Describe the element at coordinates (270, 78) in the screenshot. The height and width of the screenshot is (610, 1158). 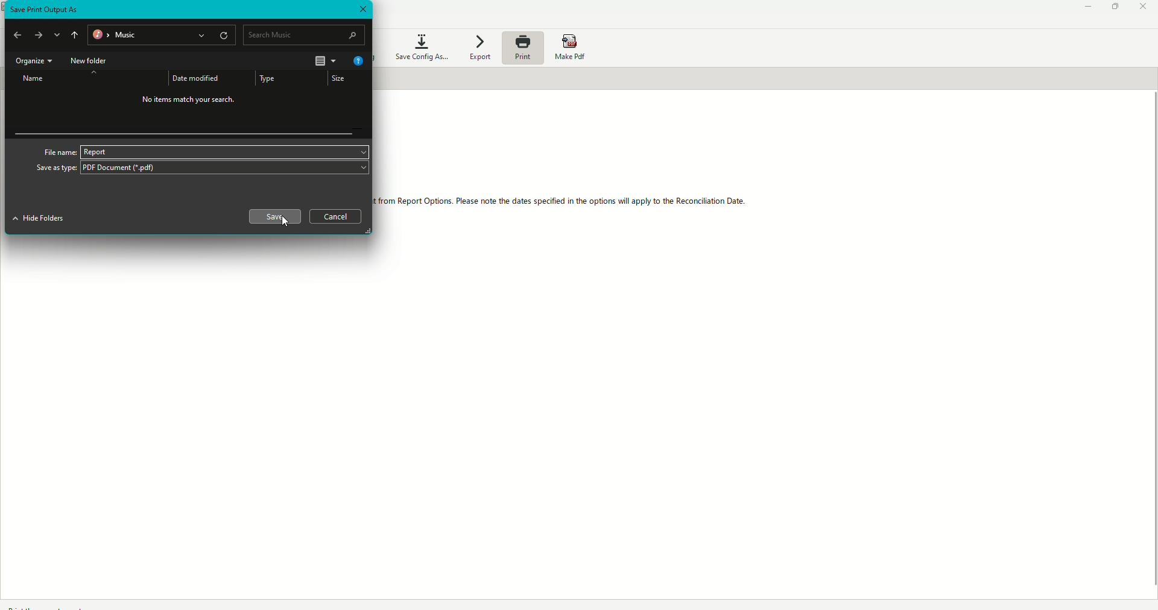
I see `Type` at that location.